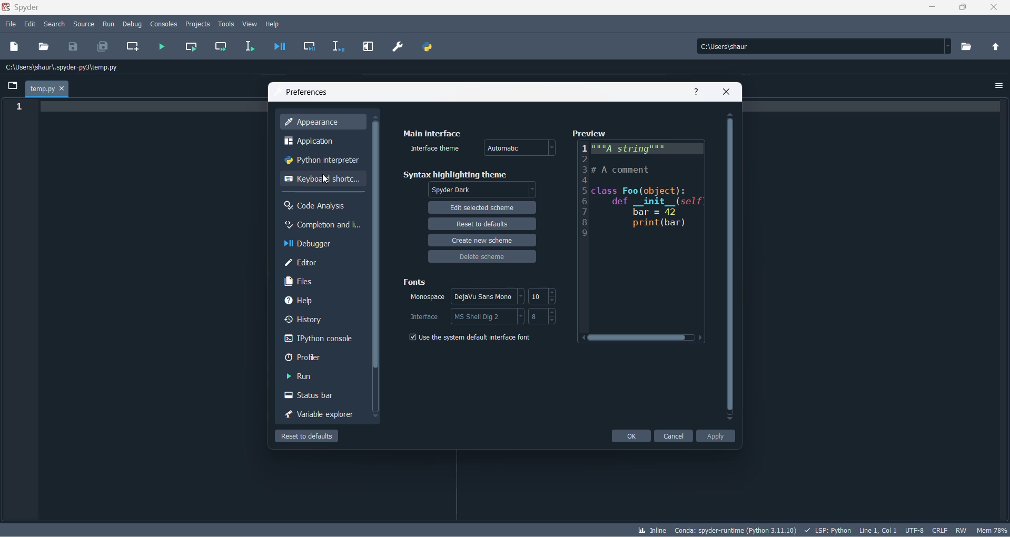 Image resolution: width=1010 pixels, height=537 pixels. Describe the element at coordinates (488, 297) in the screenshot. I see `font style options` at that location.